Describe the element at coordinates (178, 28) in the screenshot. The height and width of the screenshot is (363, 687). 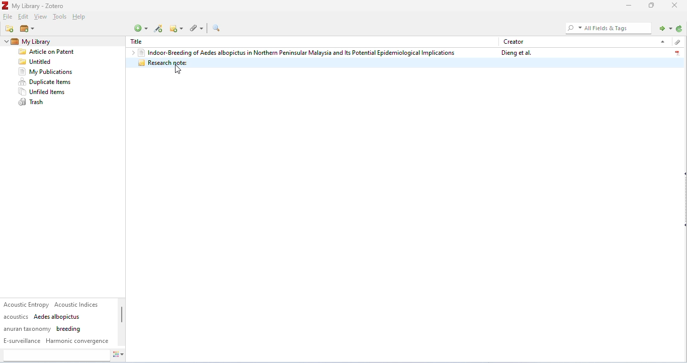
I see `new note` at that location.